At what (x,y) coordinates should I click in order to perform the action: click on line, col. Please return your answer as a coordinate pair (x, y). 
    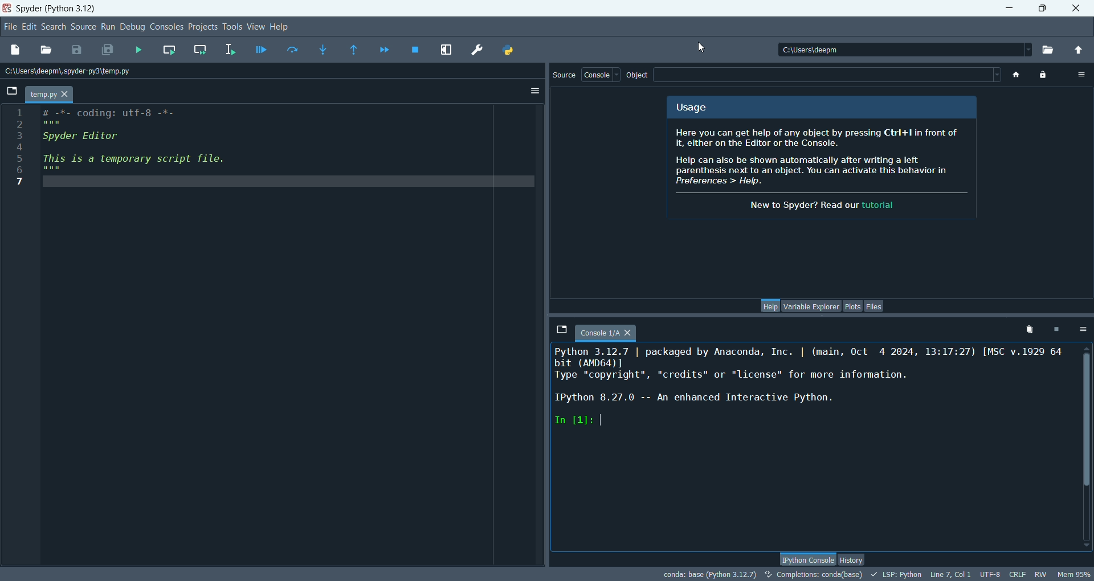
    Looking at the image, I should click on (953, 575).